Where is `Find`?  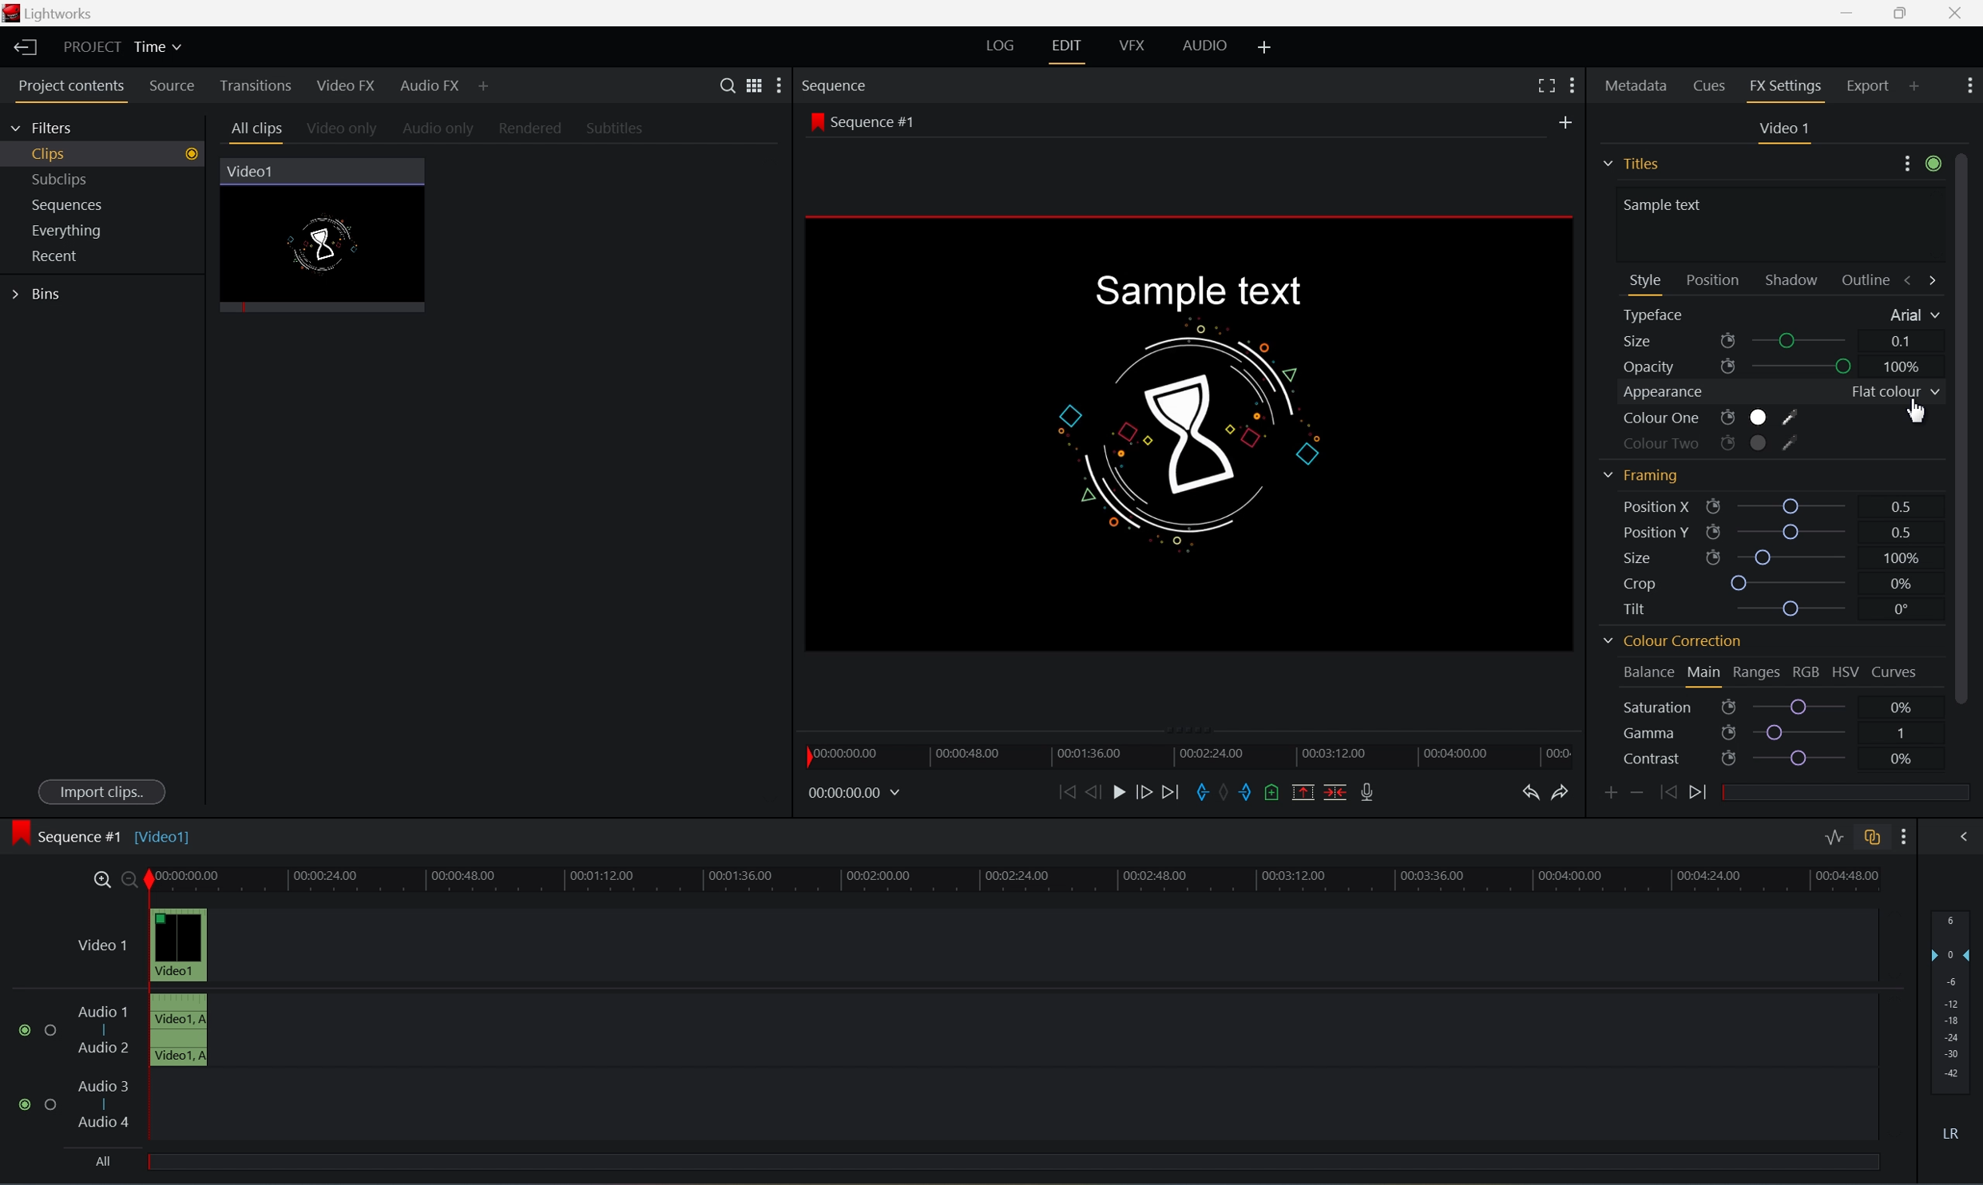 Find is located at coordinates (724, 84).